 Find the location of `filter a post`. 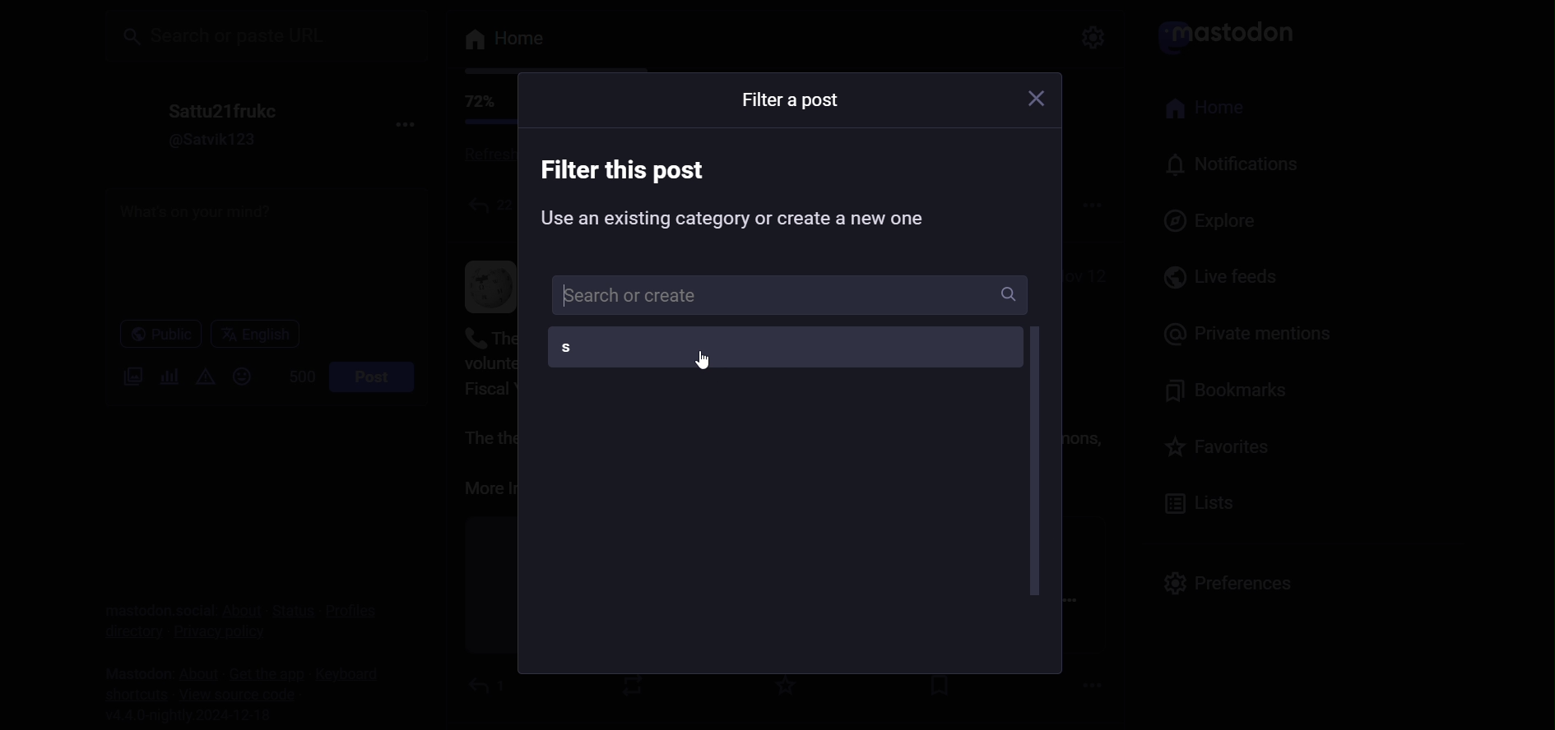

filter a post is located at coordinates (789, 100).